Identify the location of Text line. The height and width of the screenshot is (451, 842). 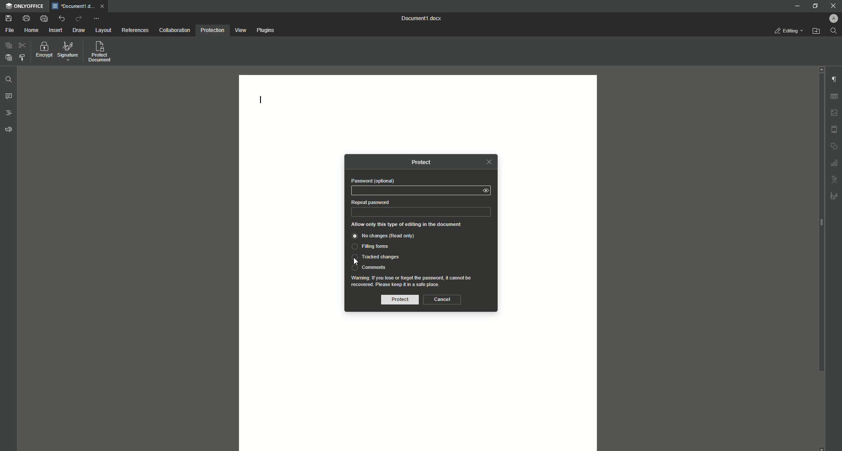
(260, 100).